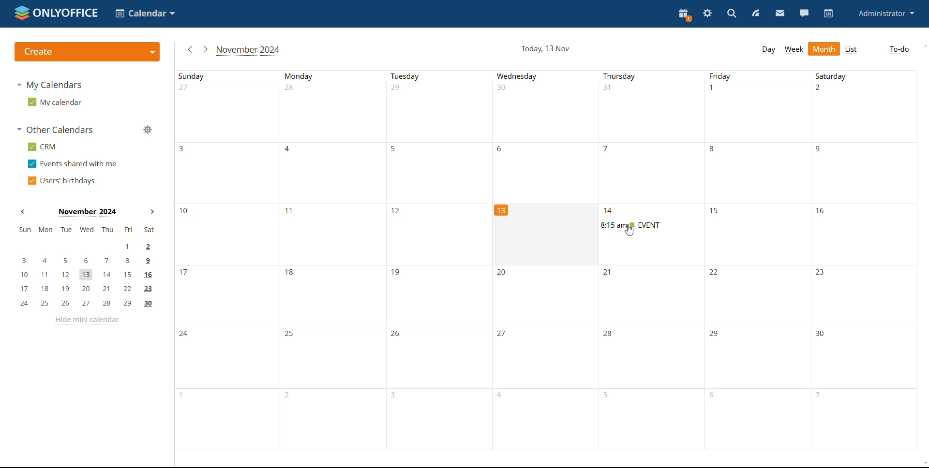 This screenshot has height=468, width=929. I want to click on unallocated time slot for 10-12 november, so click(335, 235).